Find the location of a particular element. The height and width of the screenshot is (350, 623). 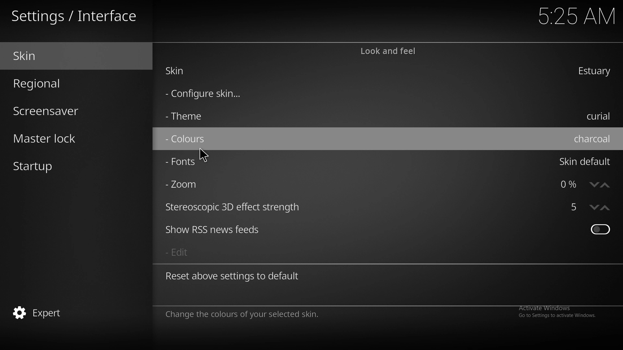

expert is located at coordinates (52, 313).